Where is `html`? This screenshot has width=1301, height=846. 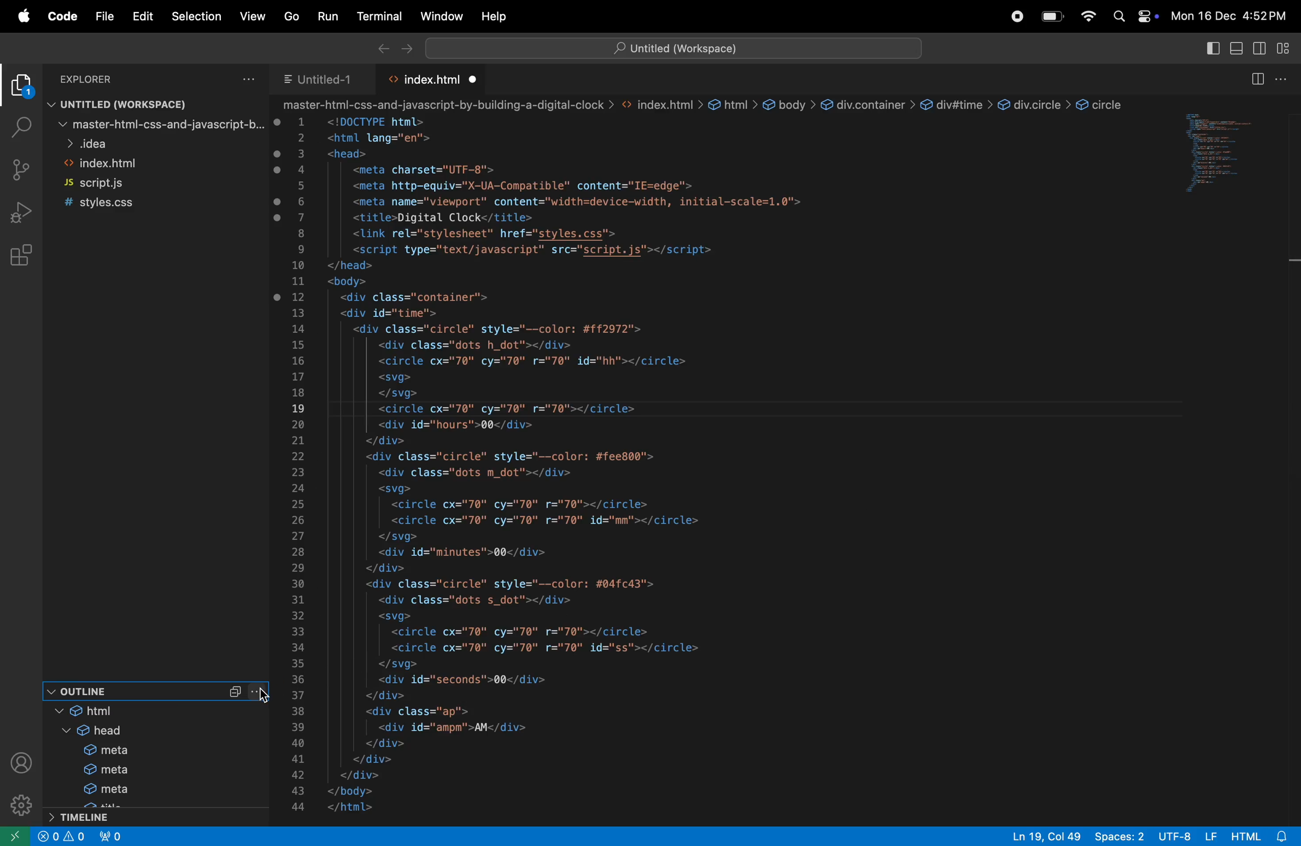 html is located at coordinates (105, 712).